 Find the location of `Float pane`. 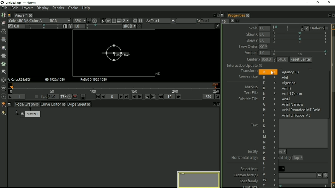

Float pane is located at coordinates (214, 104).